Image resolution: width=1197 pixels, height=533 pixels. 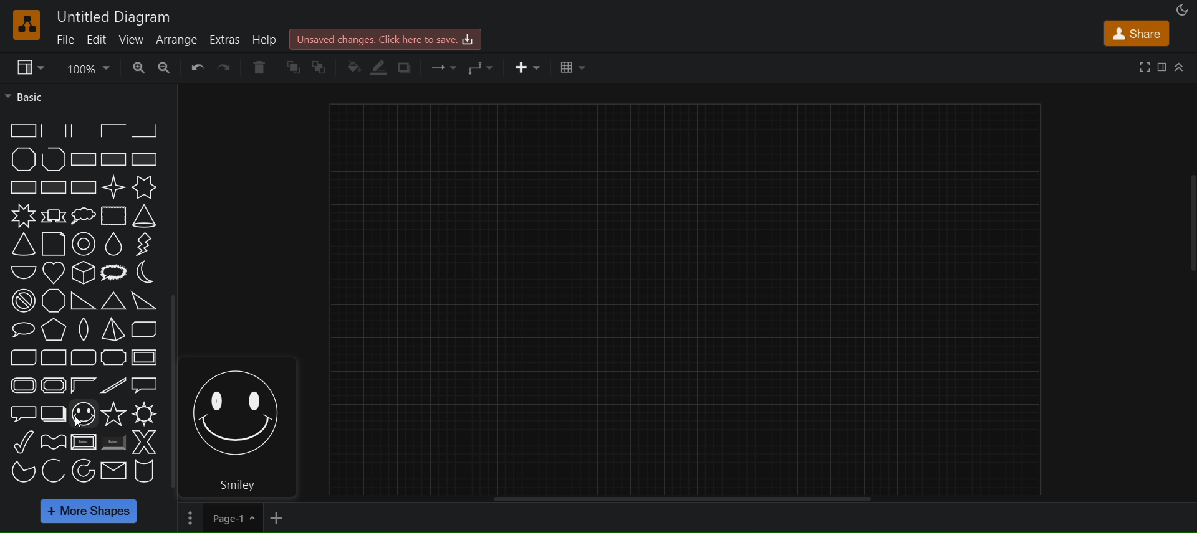 I want to click on more shapes, so click(x=89, y=512).